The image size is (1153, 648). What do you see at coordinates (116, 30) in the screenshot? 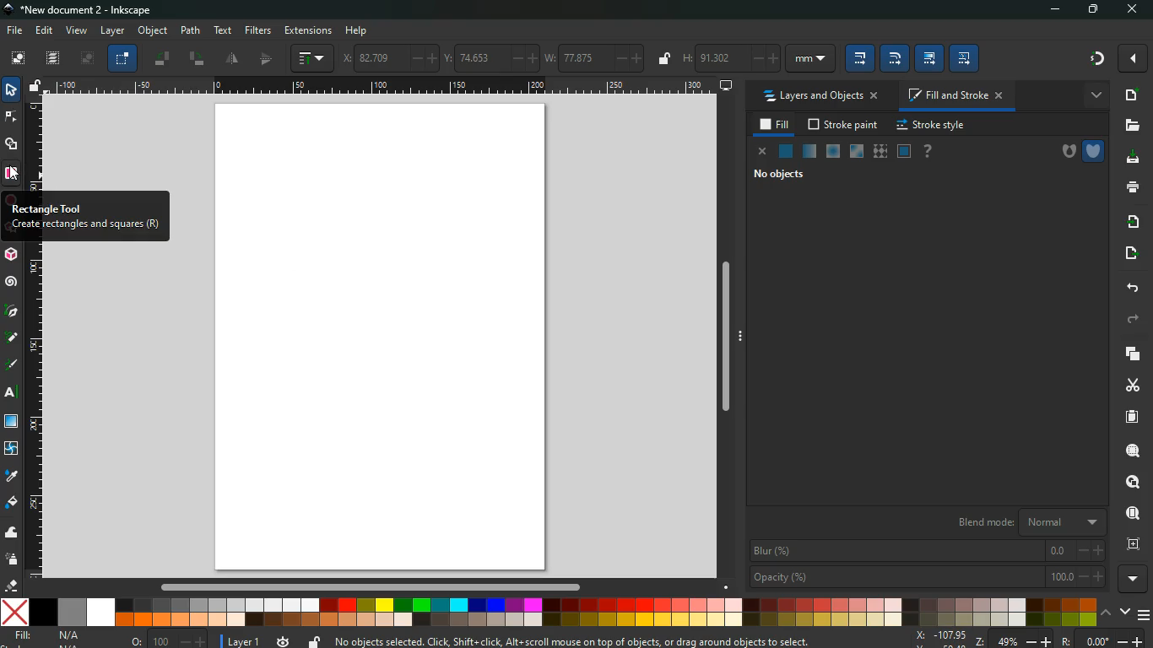
I see `layer` at bounding box center [116, 30].